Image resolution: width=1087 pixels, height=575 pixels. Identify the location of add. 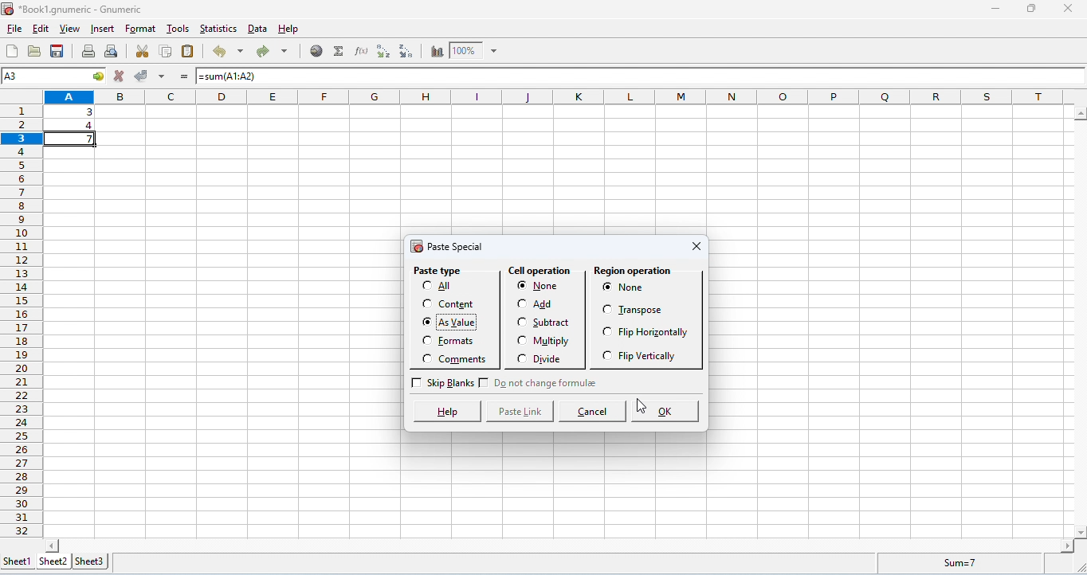
(548, 303).